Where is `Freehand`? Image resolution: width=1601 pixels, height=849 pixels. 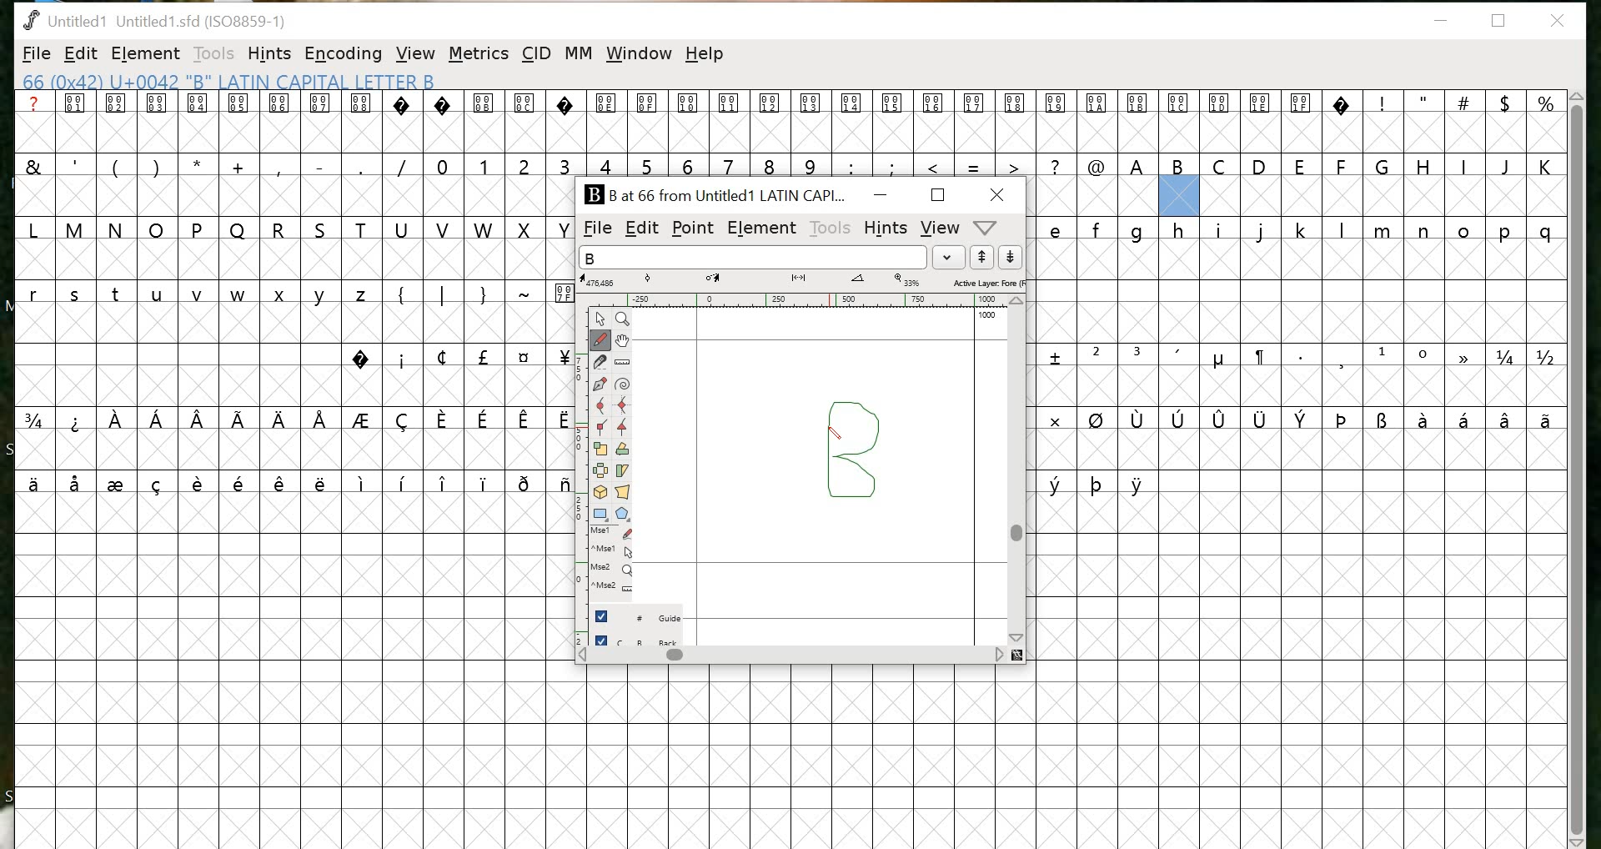
Freehand is located at coordinates (601, 342).